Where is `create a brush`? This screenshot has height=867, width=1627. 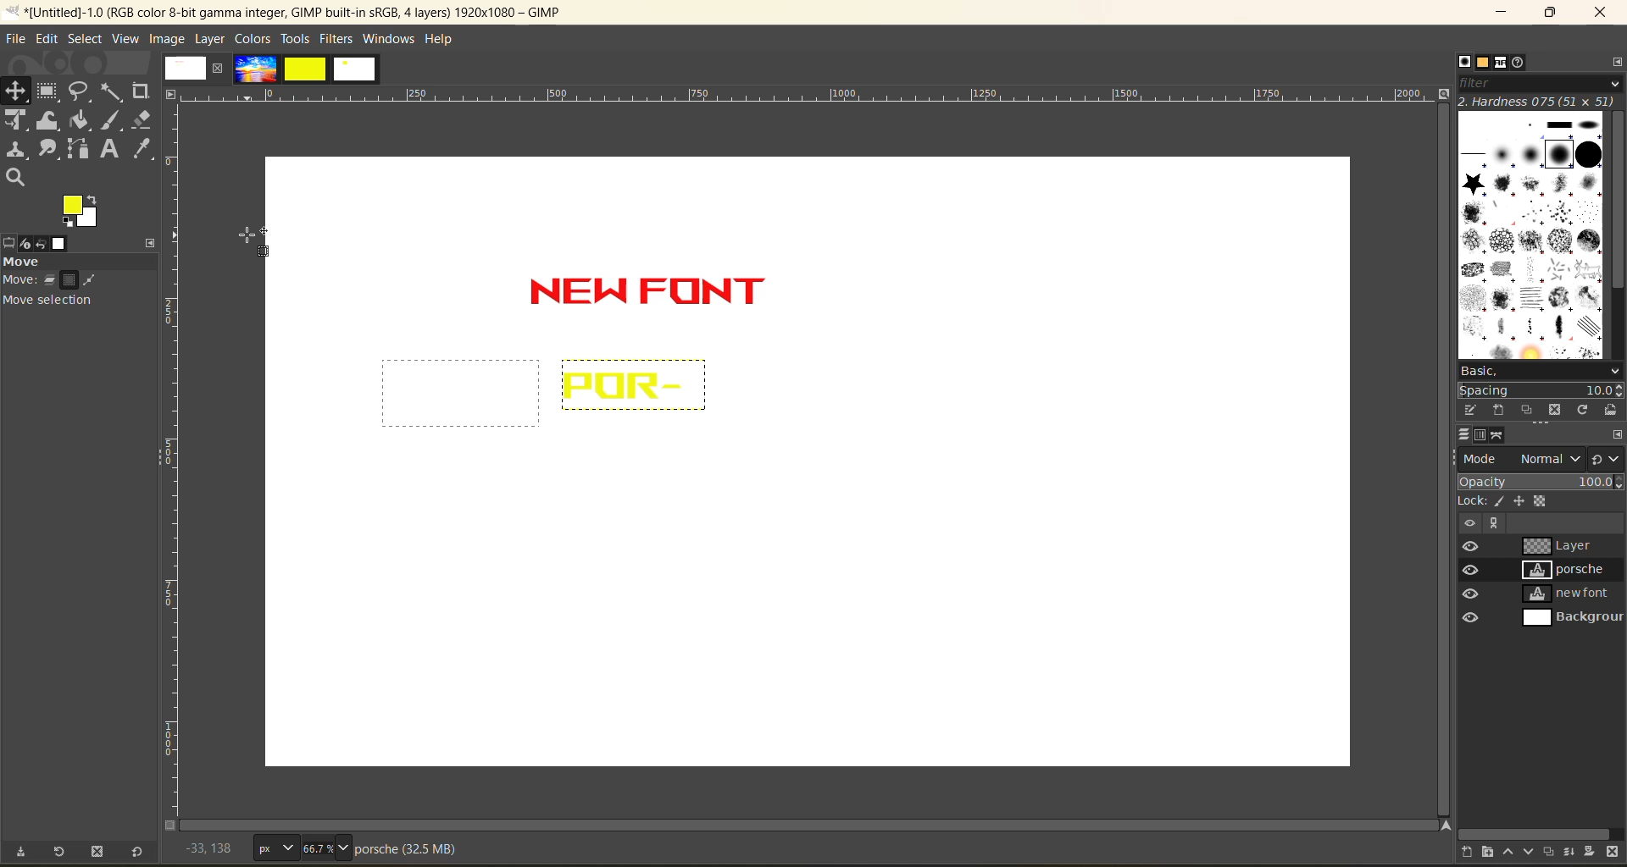 create a brush is located at coordinates (1489, 410).